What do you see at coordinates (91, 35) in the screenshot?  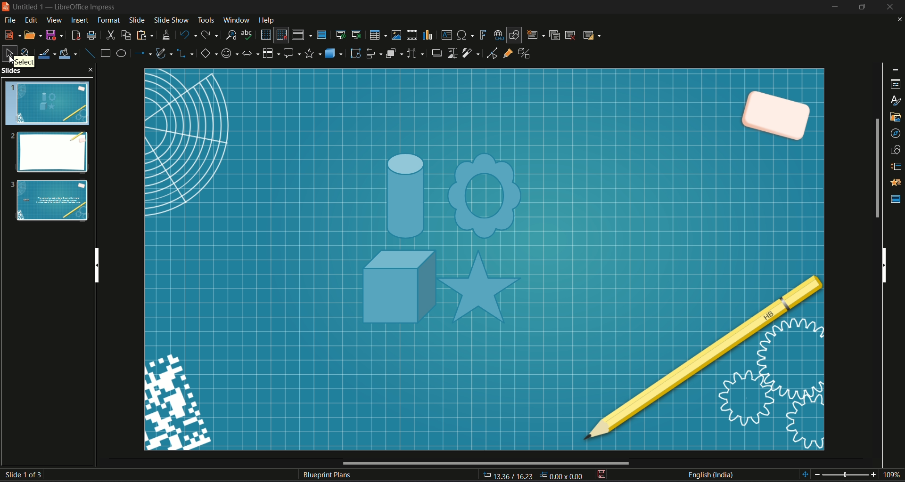 I see `print` at bounding box center [91, 35].